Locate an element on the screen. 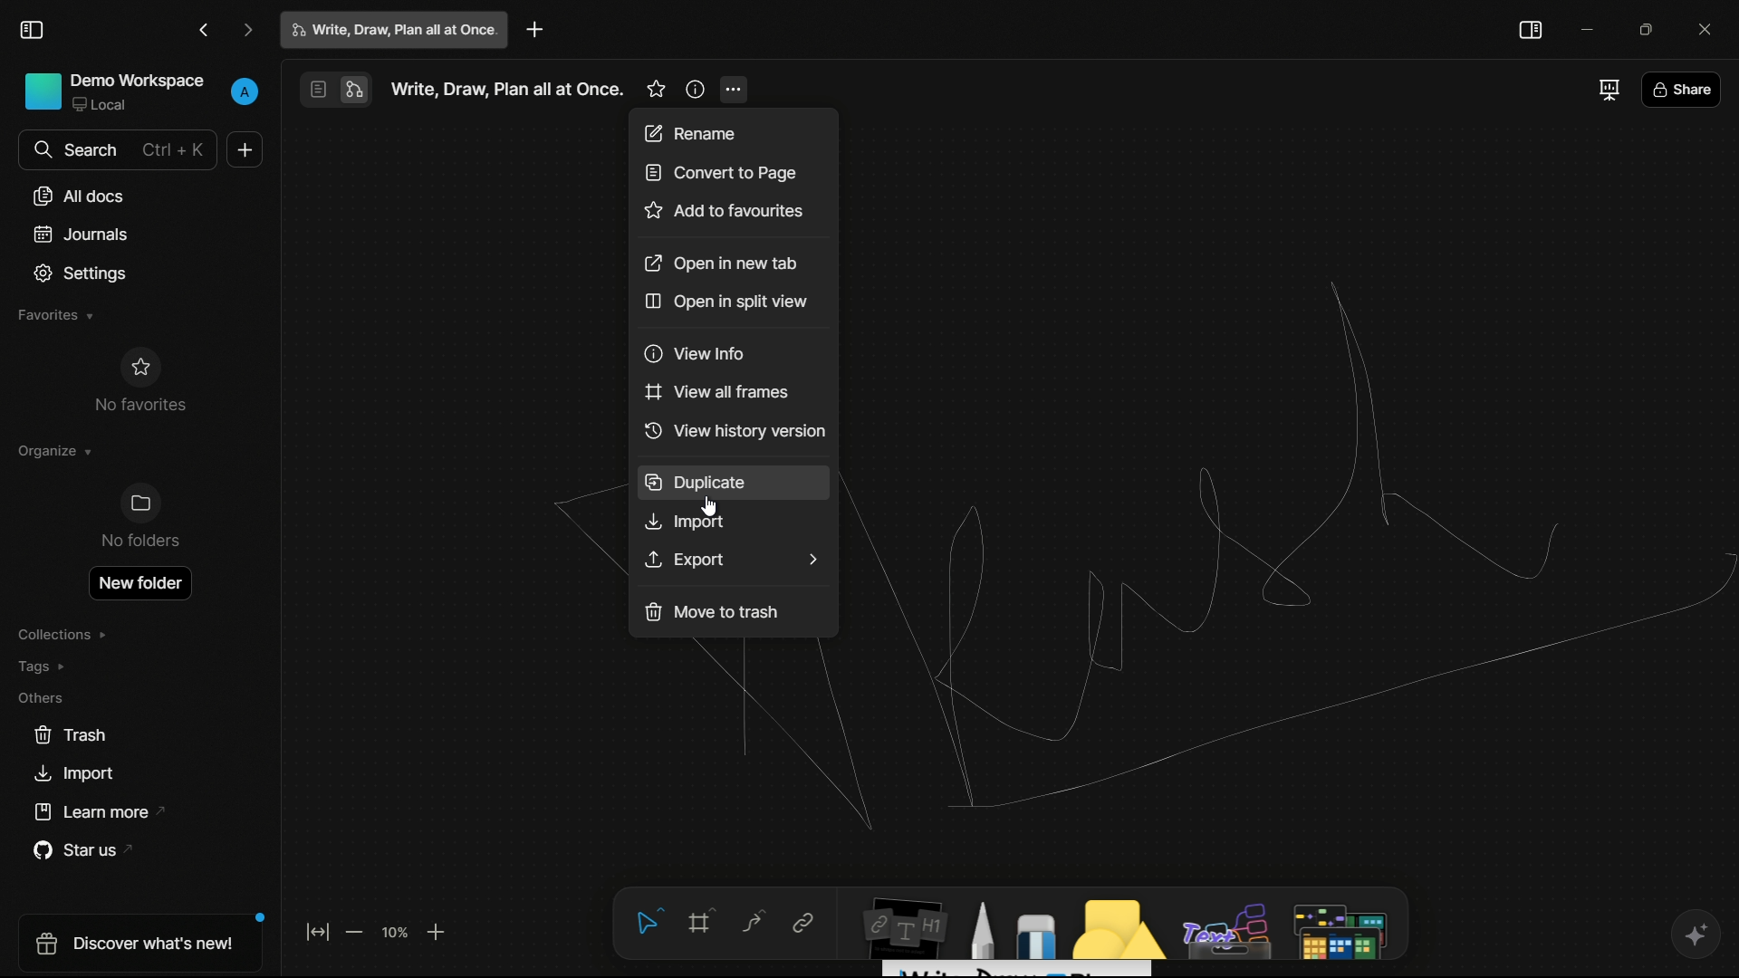 This screenshot has width=1739, height=978. cursor is located at coordinates (711, 505).